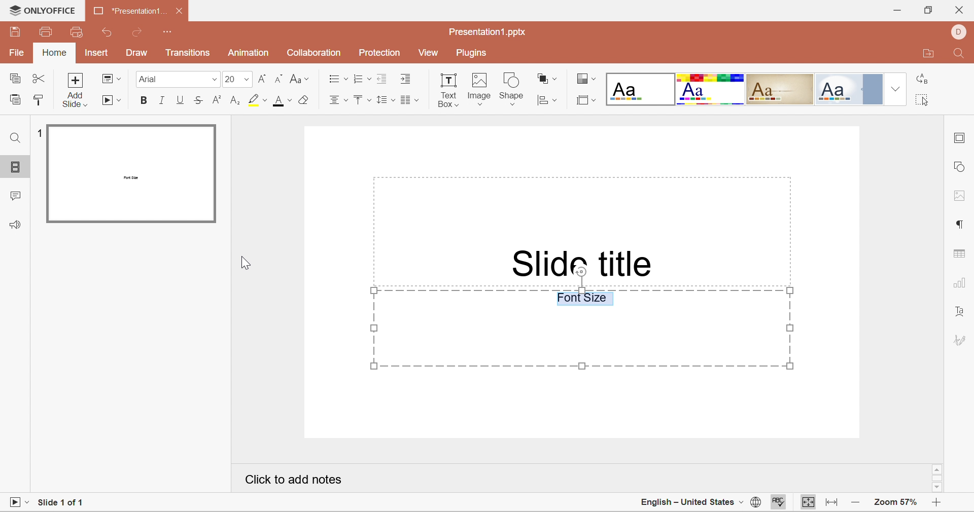 This screenshot has width=974, height=512. Describe the element at coordinates (168, 32) in the screenshot. I see `Customize quick access toolbar` at that location.